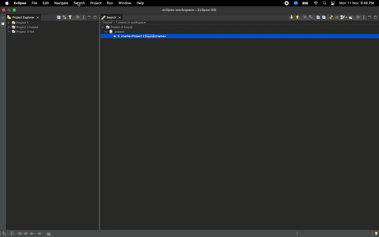  What do you see at coordinates (77, 17) in the screenshot?
I see `focus on active task` at bounding box center [77, 17].